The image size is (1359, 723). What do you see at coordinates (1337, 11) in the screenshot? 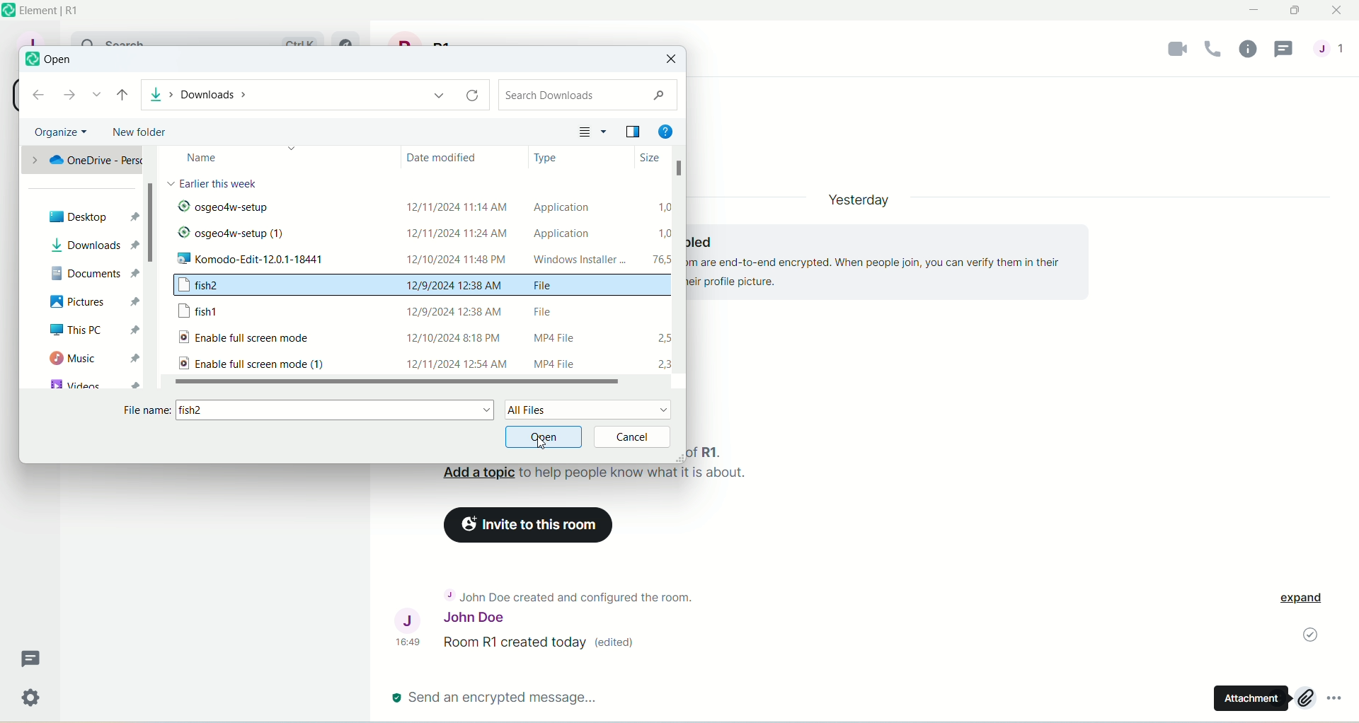
I see `close` at bounding box center [1337, 11].